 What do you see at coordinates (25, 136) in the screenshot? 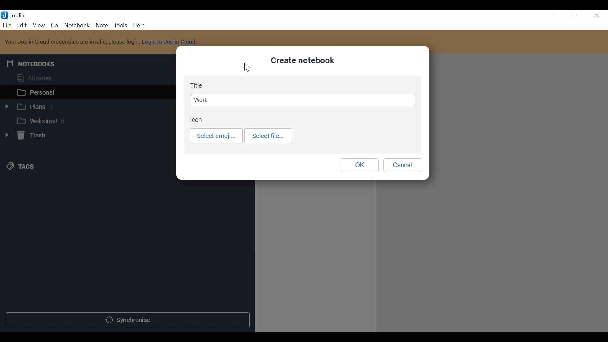
I see `Trash` at bounding box center [25, 136].